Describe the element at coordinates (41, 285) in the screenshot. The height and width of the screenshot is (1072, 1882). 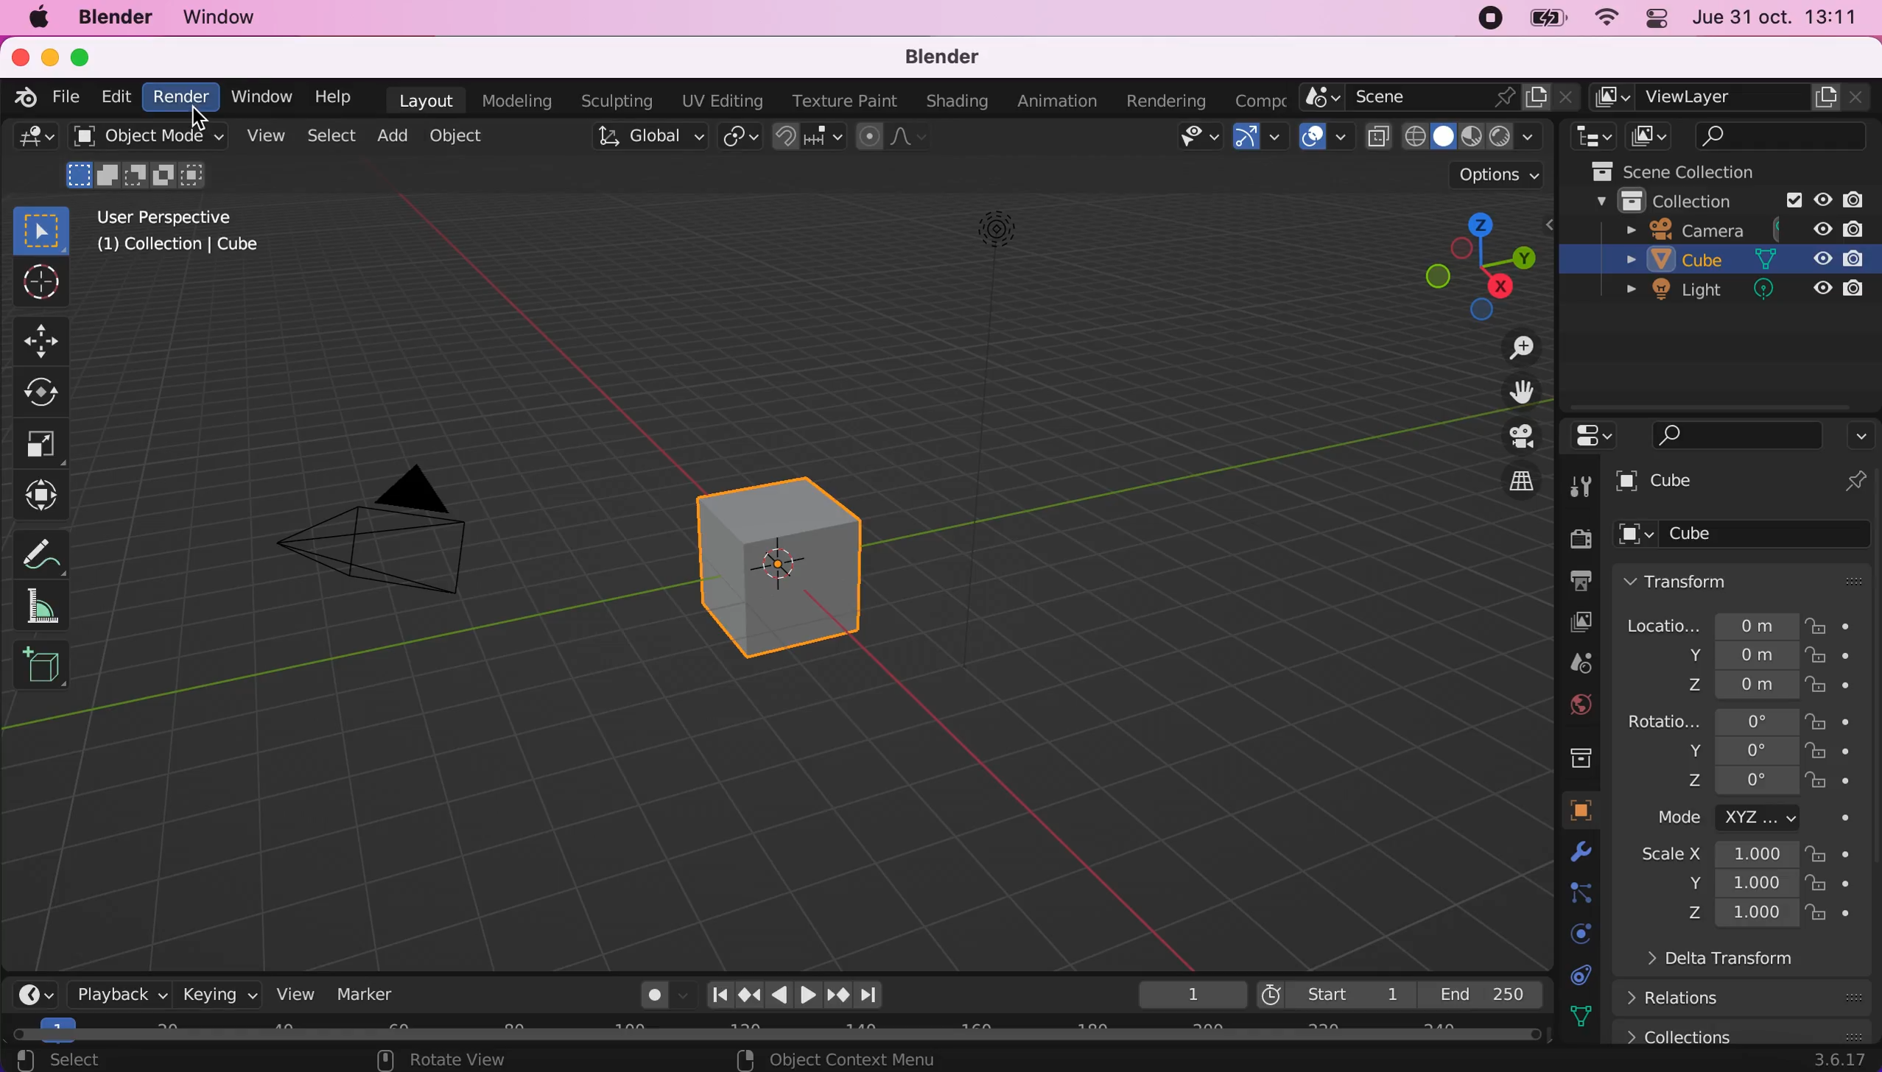
I see `cursor` at that location.